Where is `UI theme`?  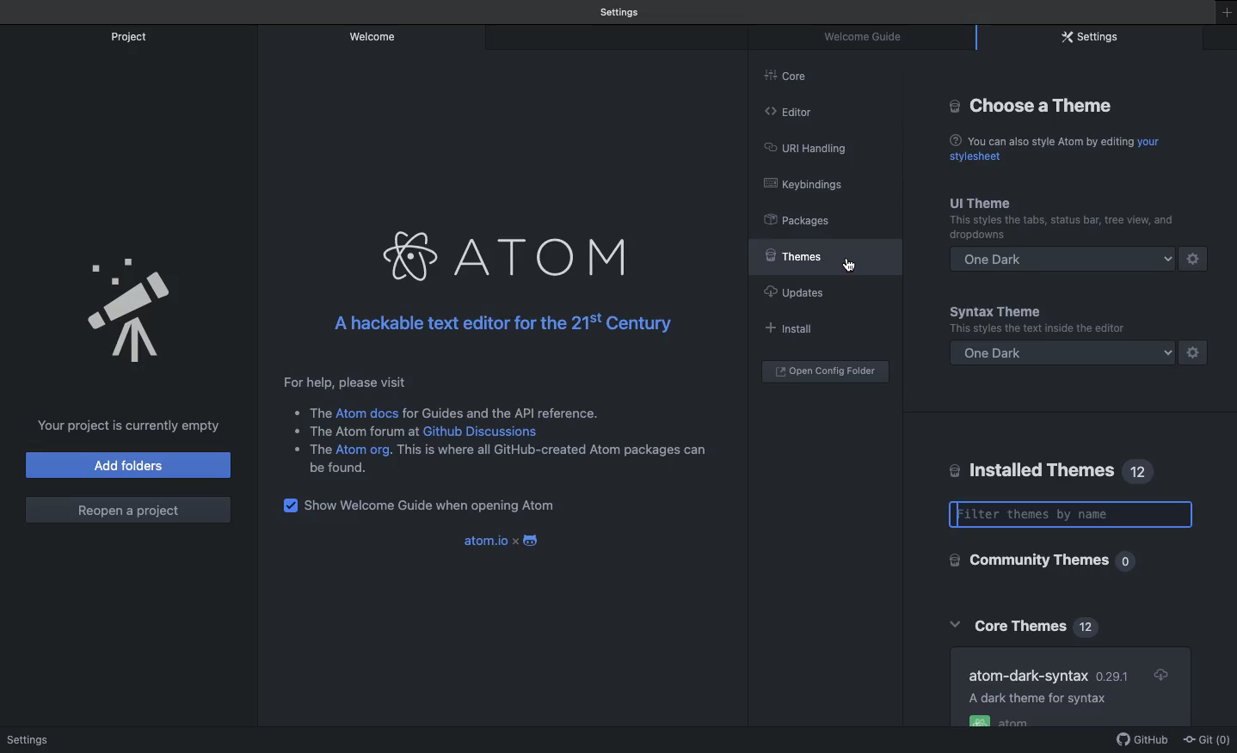 UI theme is located at coordinates (994, 202).